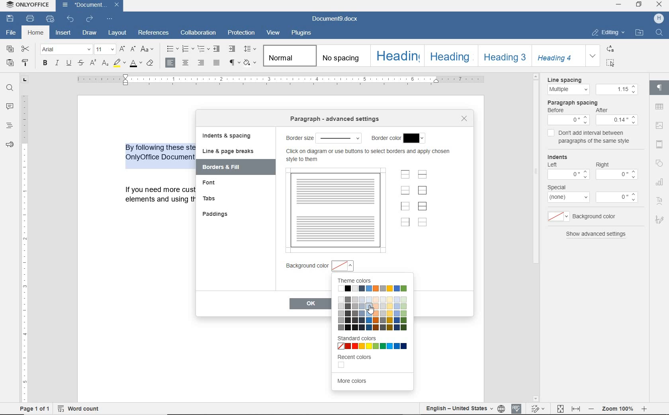 The width and height of the screenshot is (669, 415). Describe the element at coordinates (213, 184) in the screenshot. I see `font` at that location.